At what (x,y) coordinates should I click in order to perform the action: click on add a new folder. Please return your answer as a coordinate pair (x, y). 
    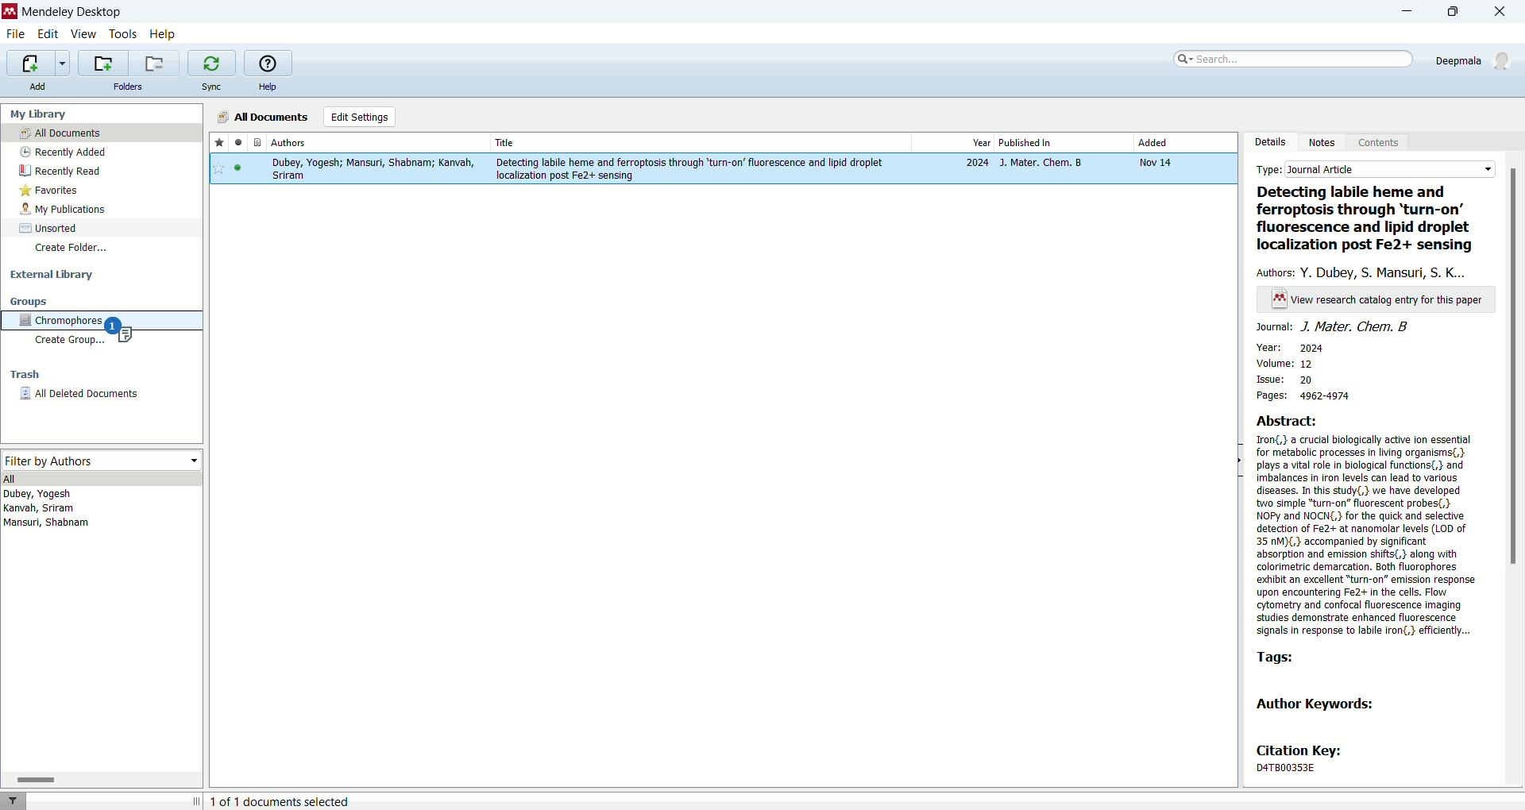
    Looking at the image, I should click on (102, 63).